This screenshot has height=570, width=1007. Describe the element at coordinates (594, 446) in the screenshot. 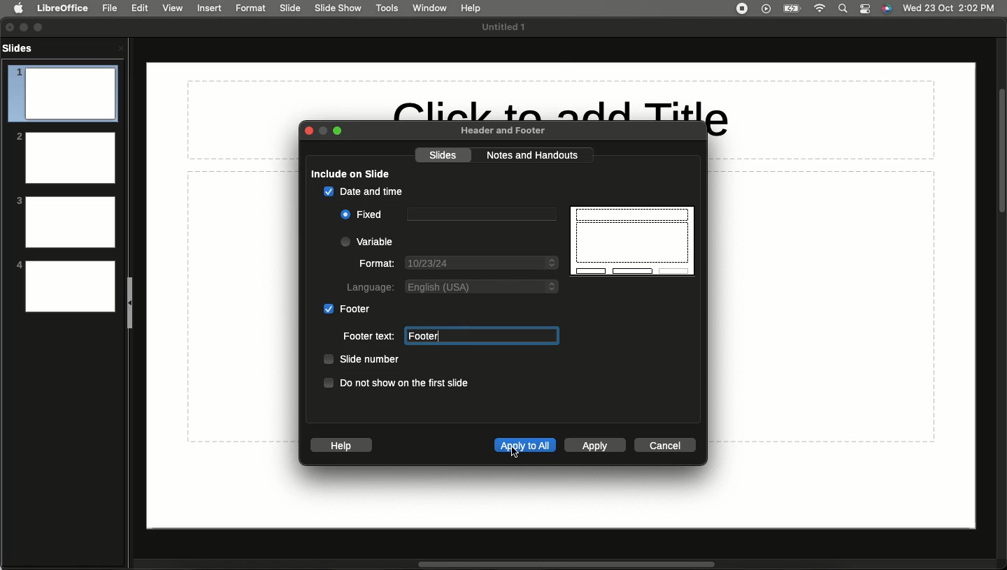

I see `Apply` at that location.